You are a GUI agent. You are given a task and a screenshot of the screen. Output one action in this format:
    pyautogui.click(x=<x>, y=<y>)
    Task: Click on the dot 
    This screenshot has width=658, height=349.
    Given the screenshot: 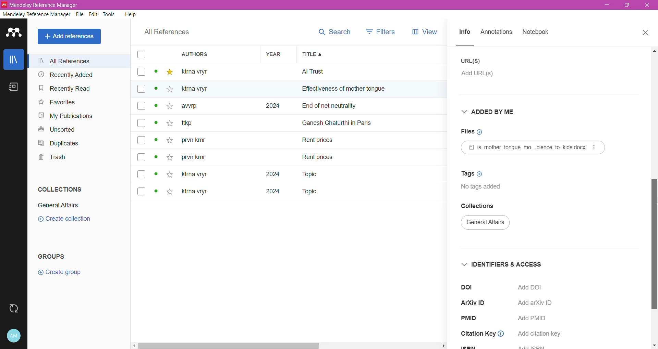 What is the action you would take?
    pyautogui.click(x=156, y=159)
    